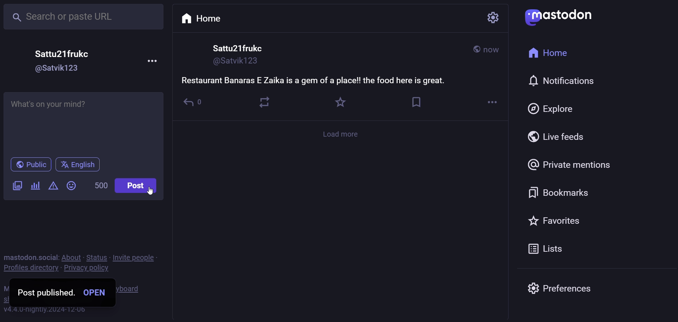 The height and width of the screenshot is (322, 678). What do you see at coordinates (30, 165) in the screenshot?
I see `public` at bounding box center [30, 165].